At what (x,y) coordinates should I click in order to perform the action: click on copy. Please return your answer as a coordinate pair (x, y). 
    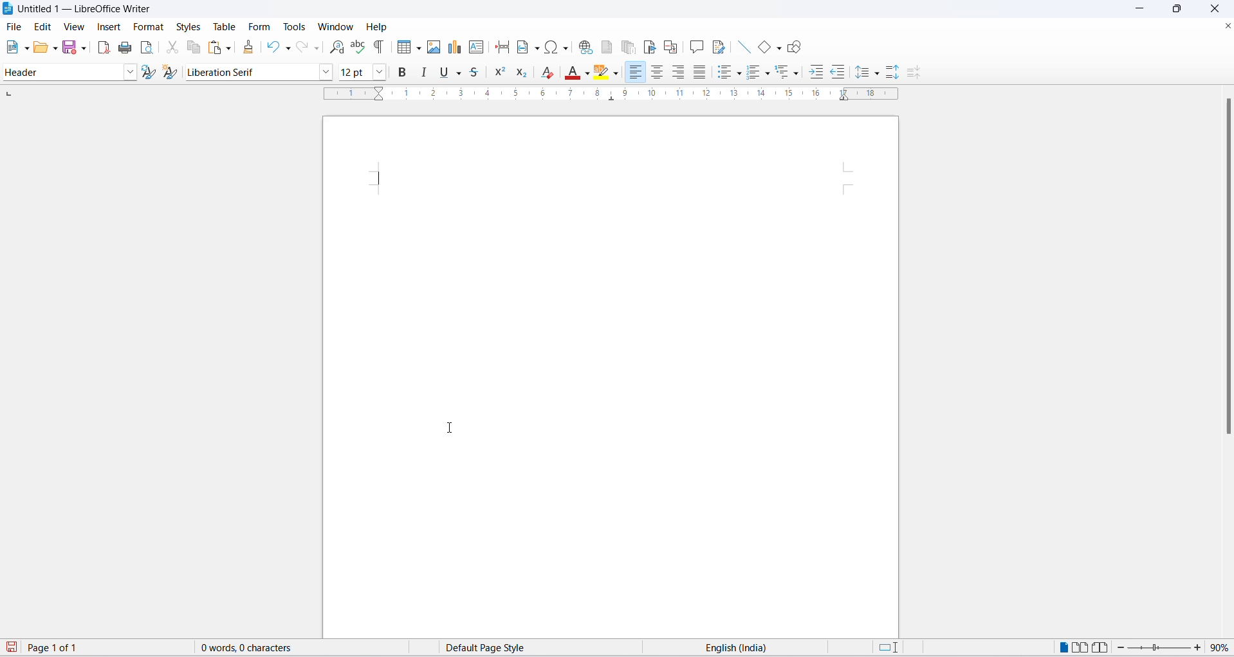
    Looking at the image, I should click on (193, 48).